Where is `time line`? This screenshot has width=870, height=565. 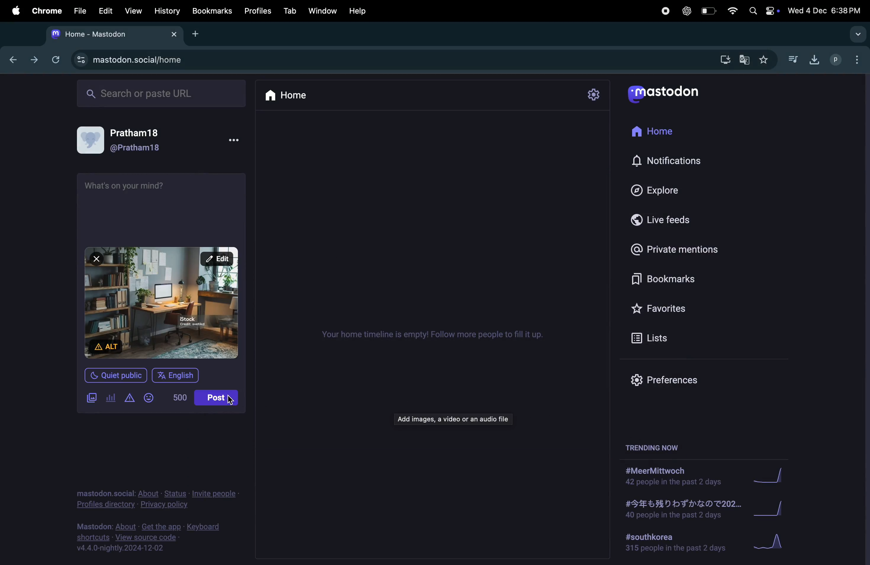 time line is located at coordinates (433, 333).